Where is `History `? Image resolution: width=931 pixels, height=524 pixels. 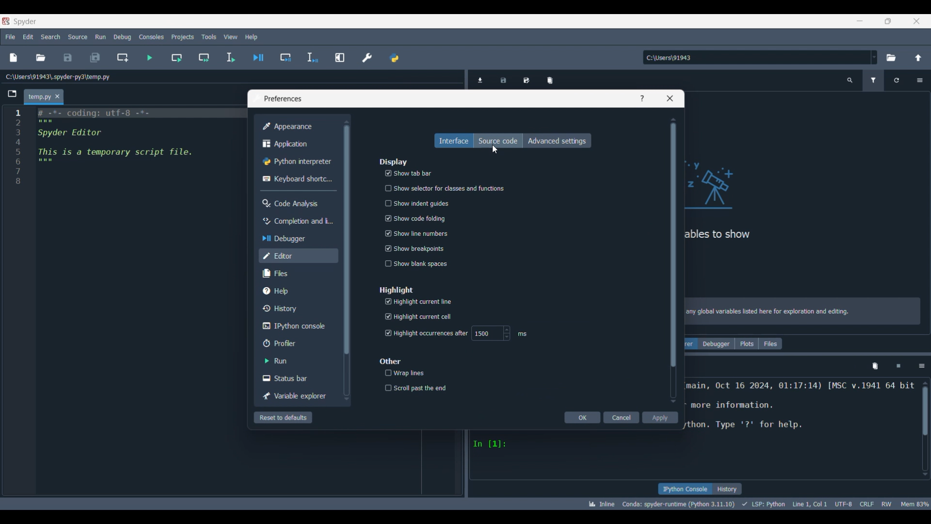 History  is located at coordinates (728, 489).